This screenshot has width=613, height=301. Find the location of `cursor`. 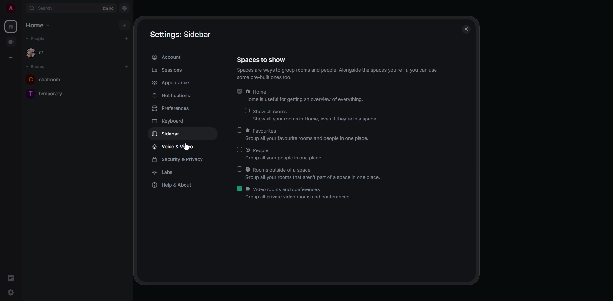

cursor is located at coordinates (186, 147).